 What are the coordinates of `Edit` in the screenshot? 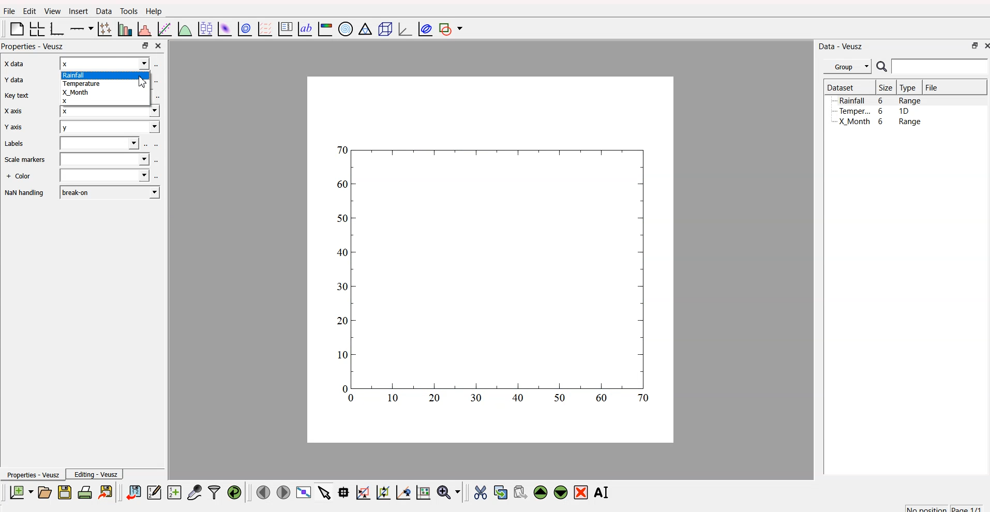 It's located at (28, 11).